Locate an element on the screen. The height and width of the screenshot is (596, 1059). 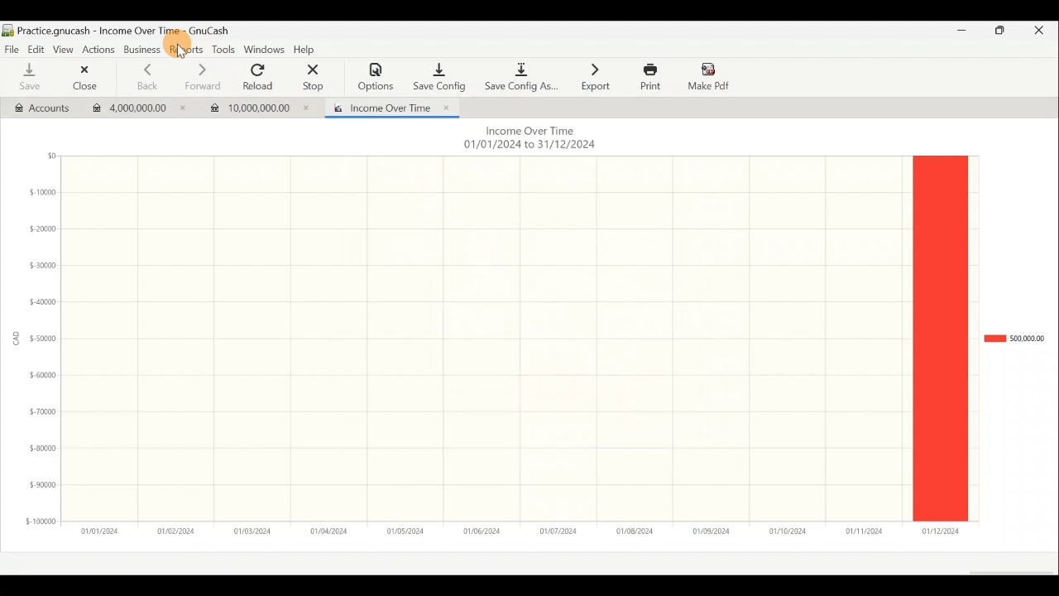
Save is located at coordinates (30, 77).